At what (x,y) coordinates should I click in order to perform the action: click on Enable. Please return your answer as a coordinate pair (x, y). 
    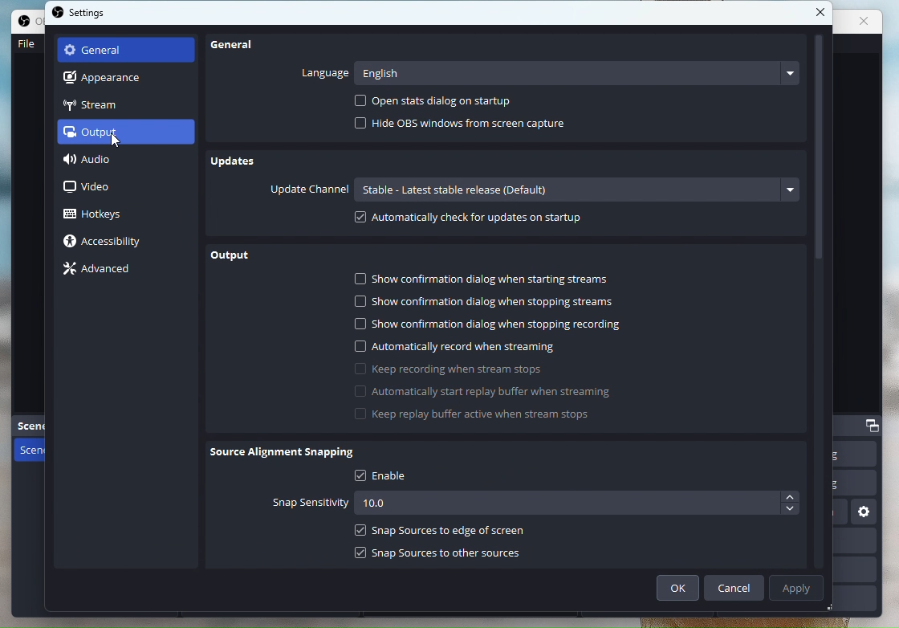
    Looking at the image, I should click on (411, 477).